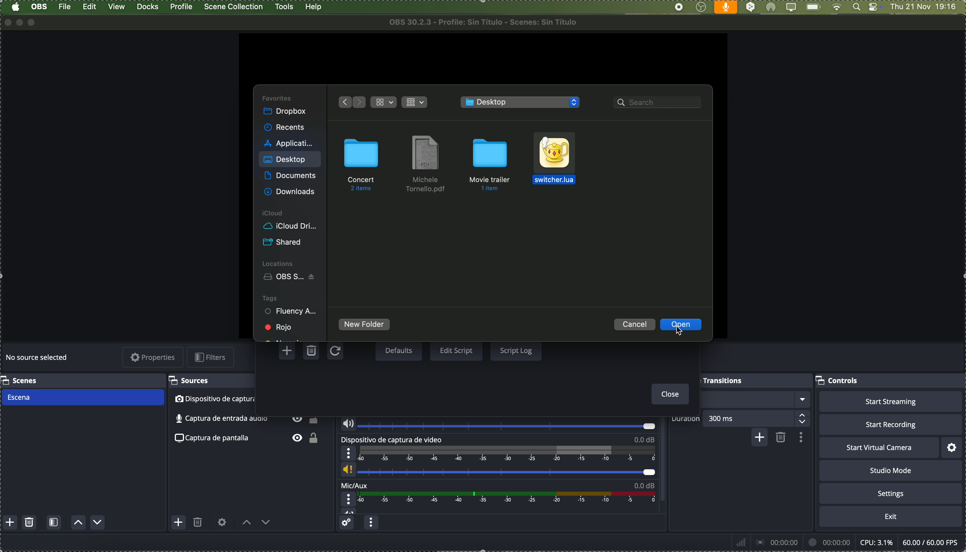  What do you see at coordinates (927, 7) in the screenshot?
I see `date and hour` at bounding box center [927, 7].